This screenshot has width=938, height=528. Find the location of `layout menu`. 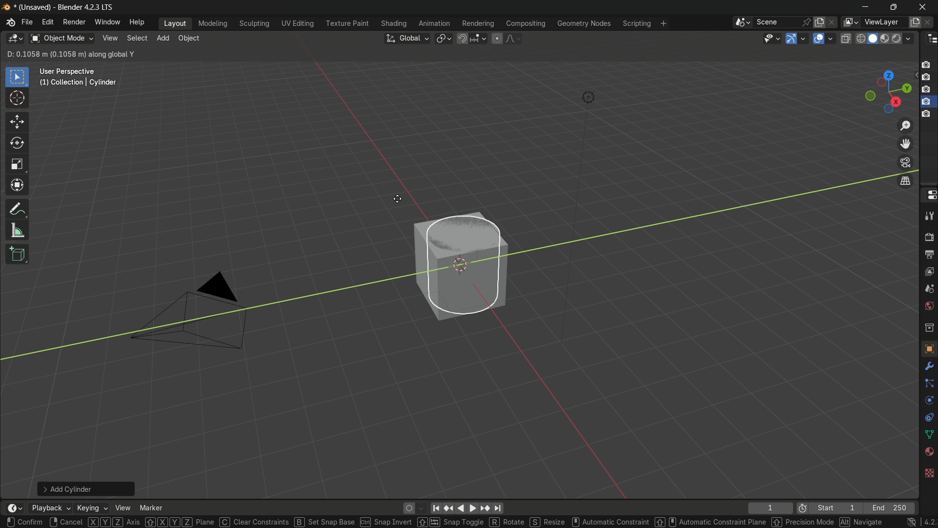

layout menu is located at coordinates (176, 24).